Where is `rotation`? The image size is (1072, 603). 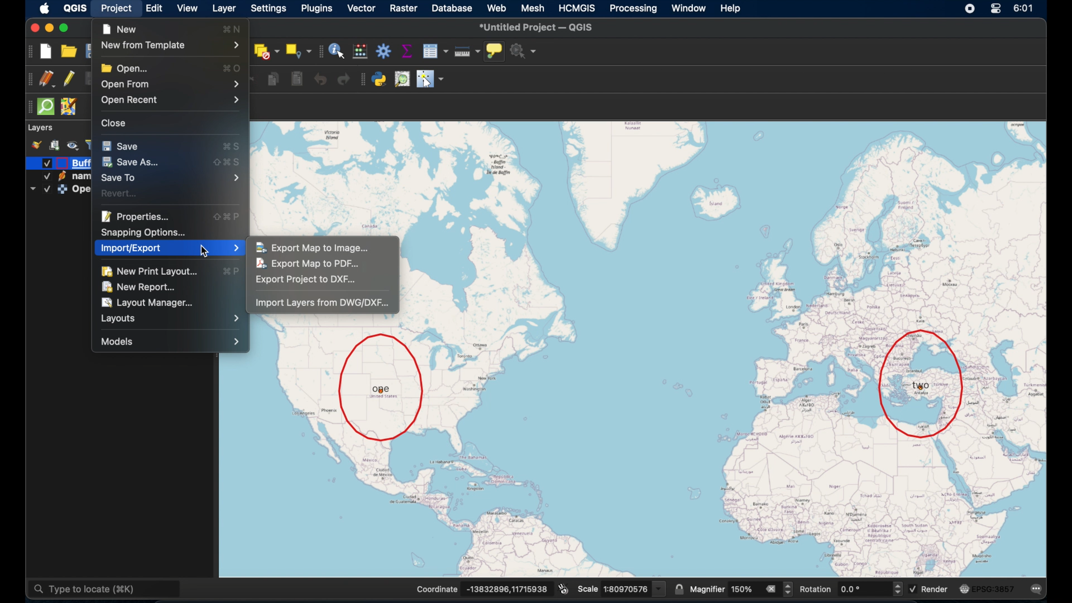
rotation is located at coordinates (815, 590).